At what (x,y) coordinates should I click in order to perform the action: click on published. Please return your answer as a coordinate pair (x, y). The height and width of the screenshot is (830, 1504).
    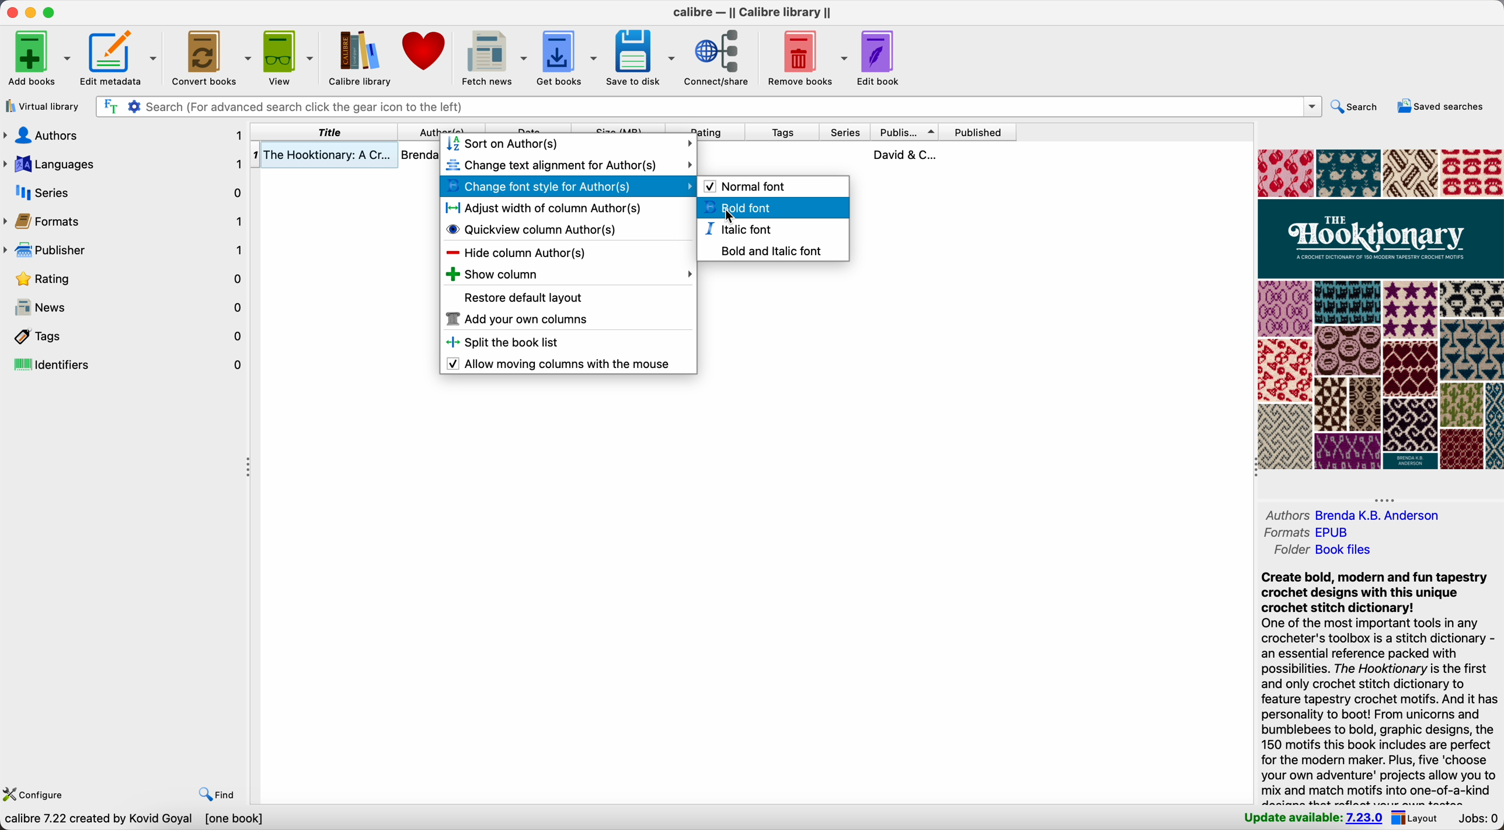
    Looking at the image, I should click on (977, 131).